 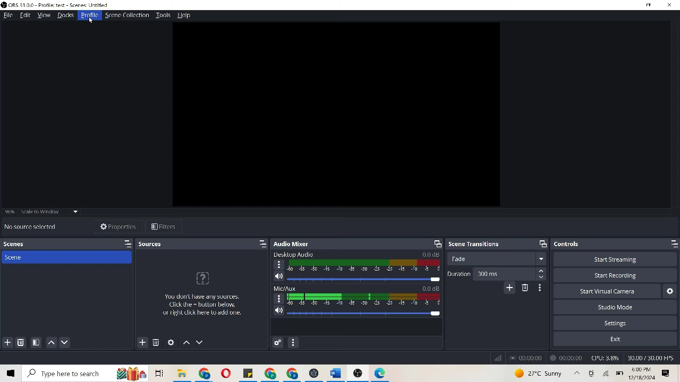 What do you see at coordinates (181, 373) in the screenshot?
I see `folder` at bounding box center [181, 373].